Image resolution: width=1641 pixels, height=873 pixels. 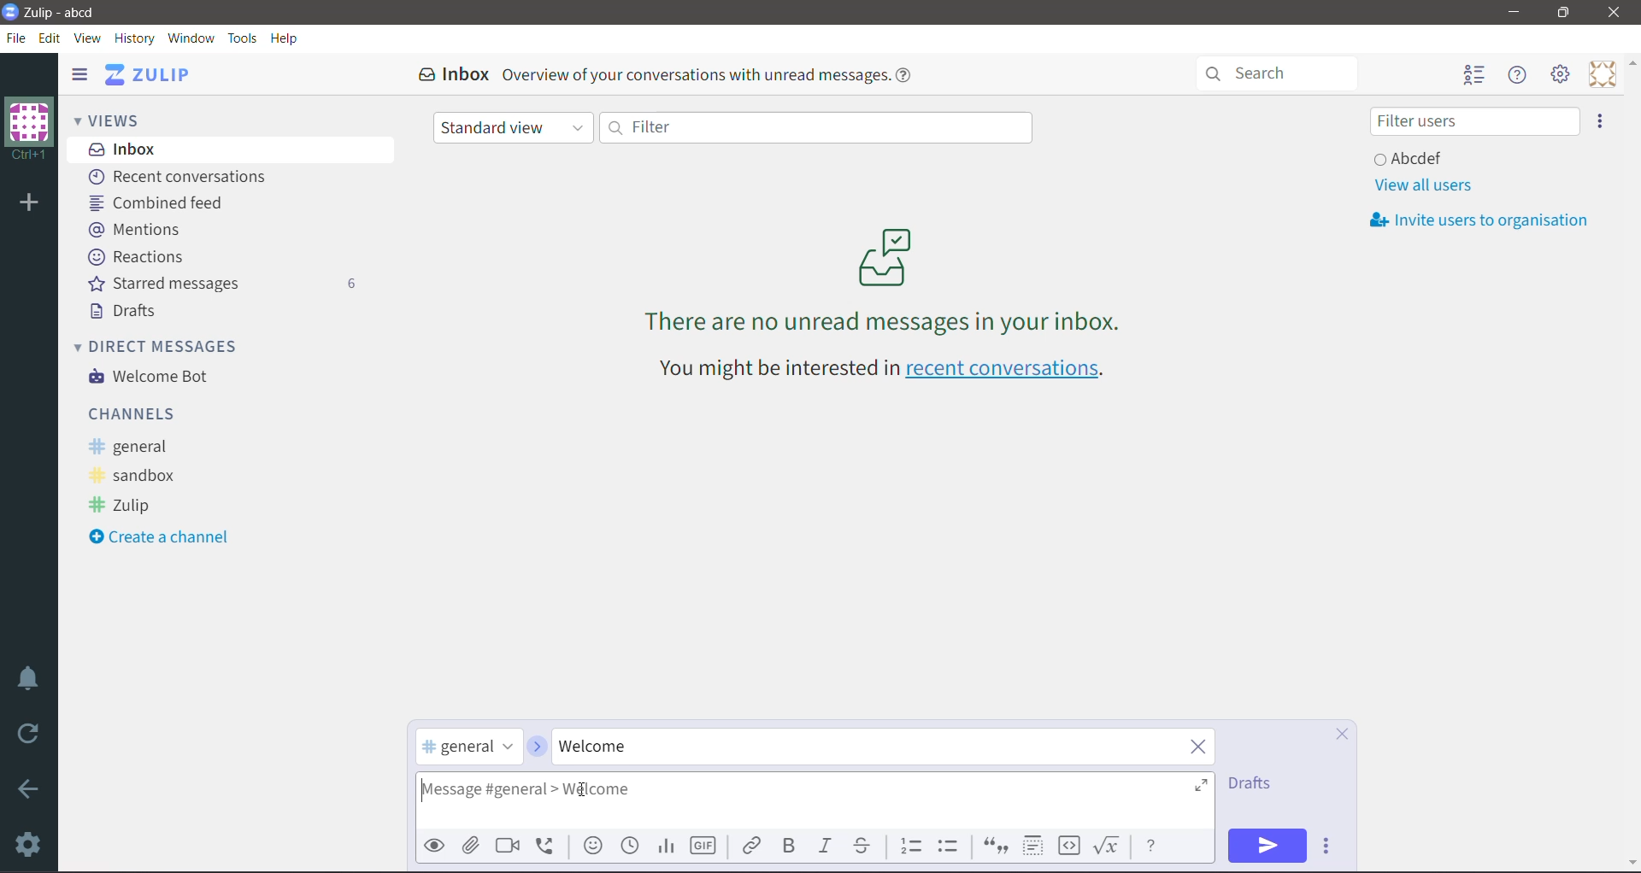 What do you see at coordinates (470, 747) in the screenshot?
I see `selected channel` at bounding box center [470, 747].